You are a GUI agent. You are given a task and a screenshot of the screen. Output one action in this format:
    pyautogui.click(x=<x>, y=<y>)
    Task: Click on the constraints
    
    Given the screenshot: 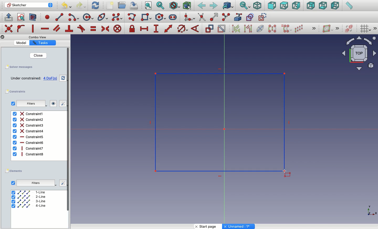 What is the action you would take?
    pyautogui.click(x=17, y=92)
    